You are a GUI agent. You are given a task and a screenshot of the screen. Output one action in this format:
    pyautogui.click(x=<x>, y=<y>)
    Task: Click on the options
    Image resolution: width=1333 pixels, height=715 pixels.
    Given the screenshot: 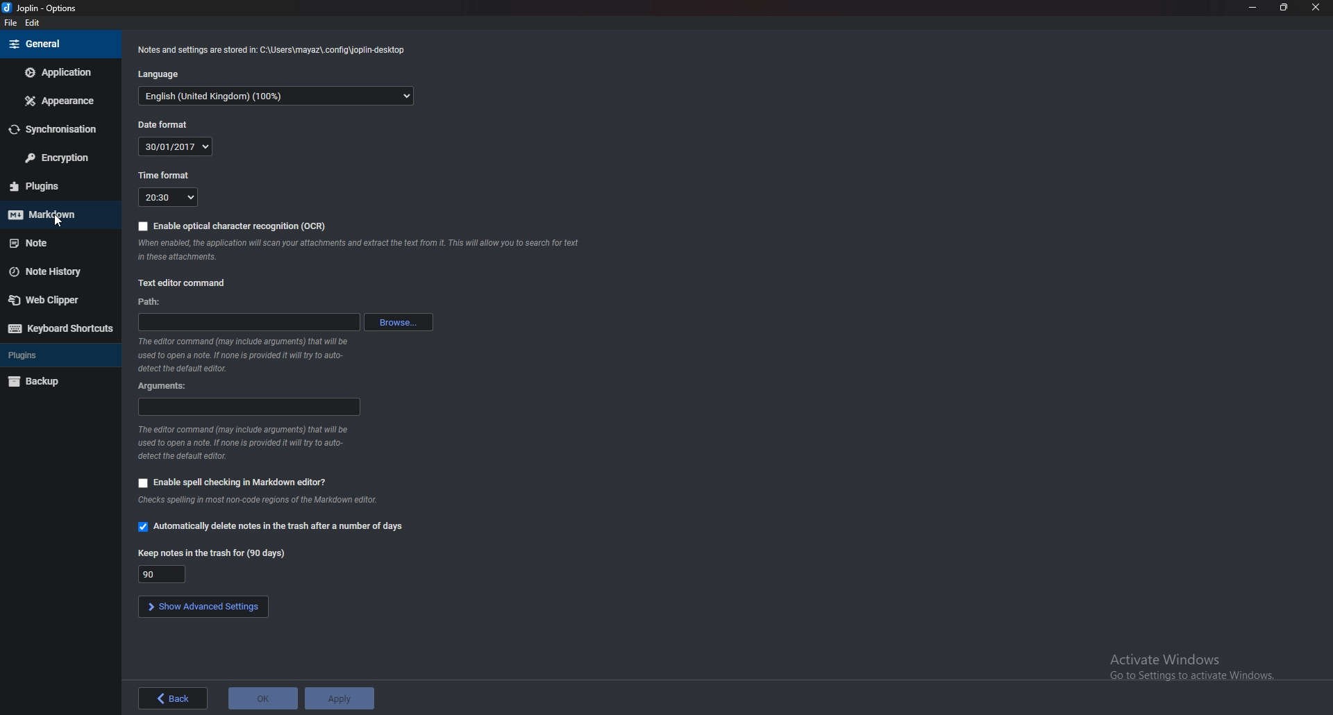 What is the action you would take?
    pyautogui.click(x=47, y=8)
    